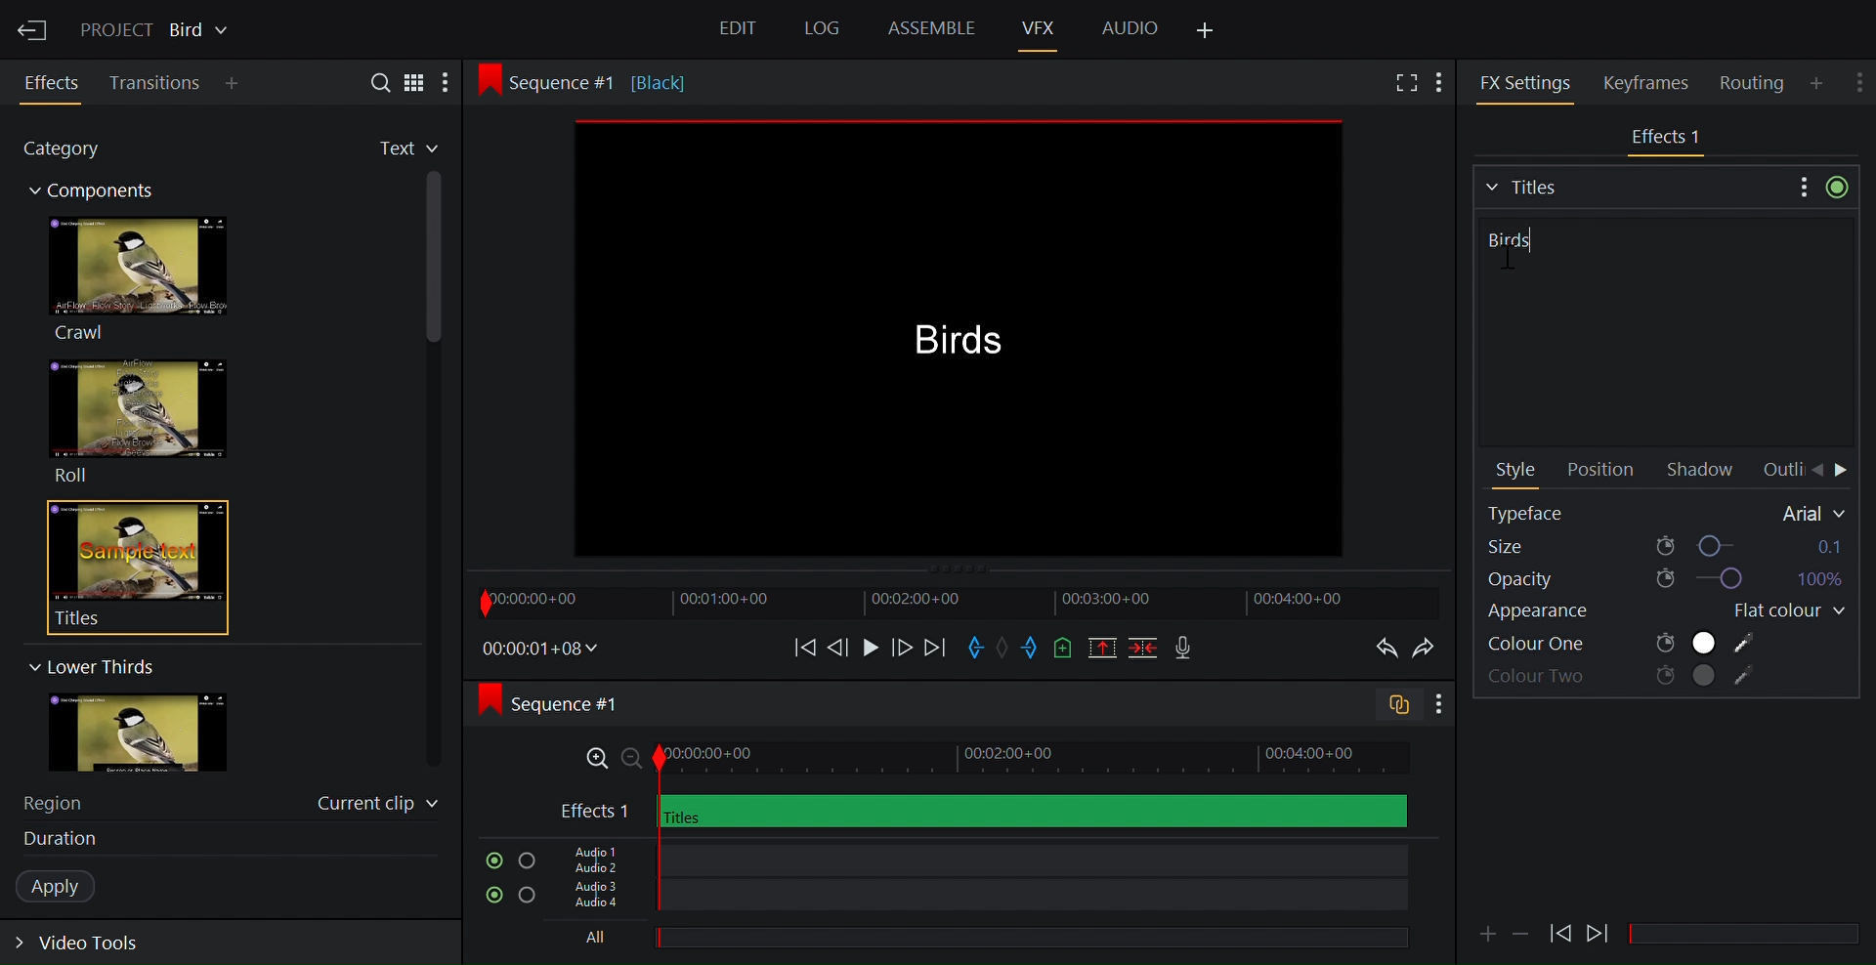 Image resolution: width=1876 pixels, height=965 pixels. What do you see at coordinates (1654, 82) in the screenshot?
I see `Keyframes` at bounding box center [1654, 82].